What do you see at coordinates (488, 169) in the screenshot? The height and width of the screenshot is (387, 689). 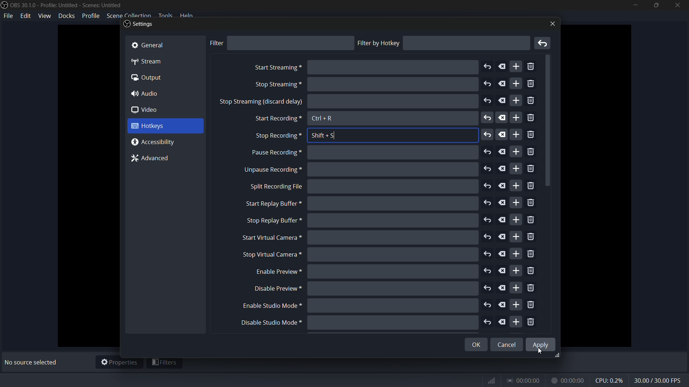 I see `undo` at bounding box center [488, 169].